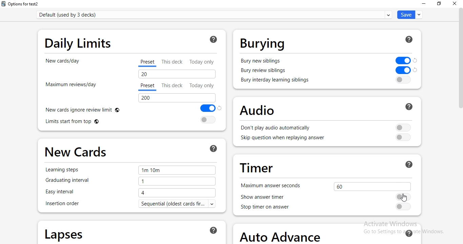  Describe the element at coordinates (327, 71) in the screenshot. I see `bury new siblings` at that location.